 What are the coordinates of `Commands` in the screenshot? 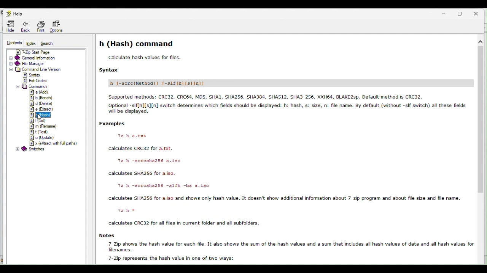 It's located at (32, 86).